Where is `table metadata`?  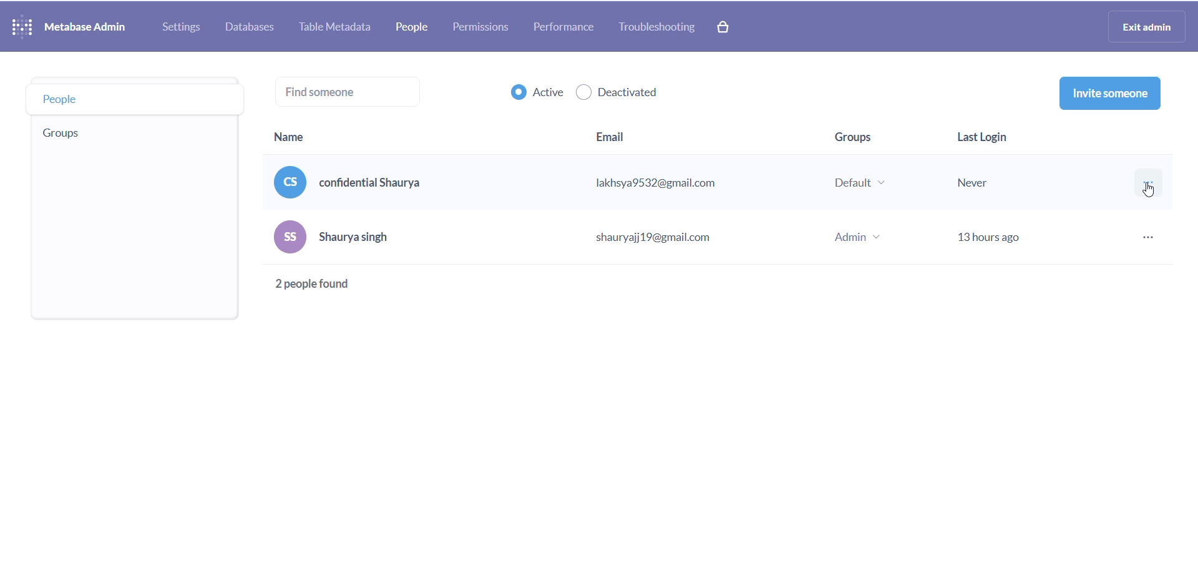
table metadata is located at coordinates (336, 26).